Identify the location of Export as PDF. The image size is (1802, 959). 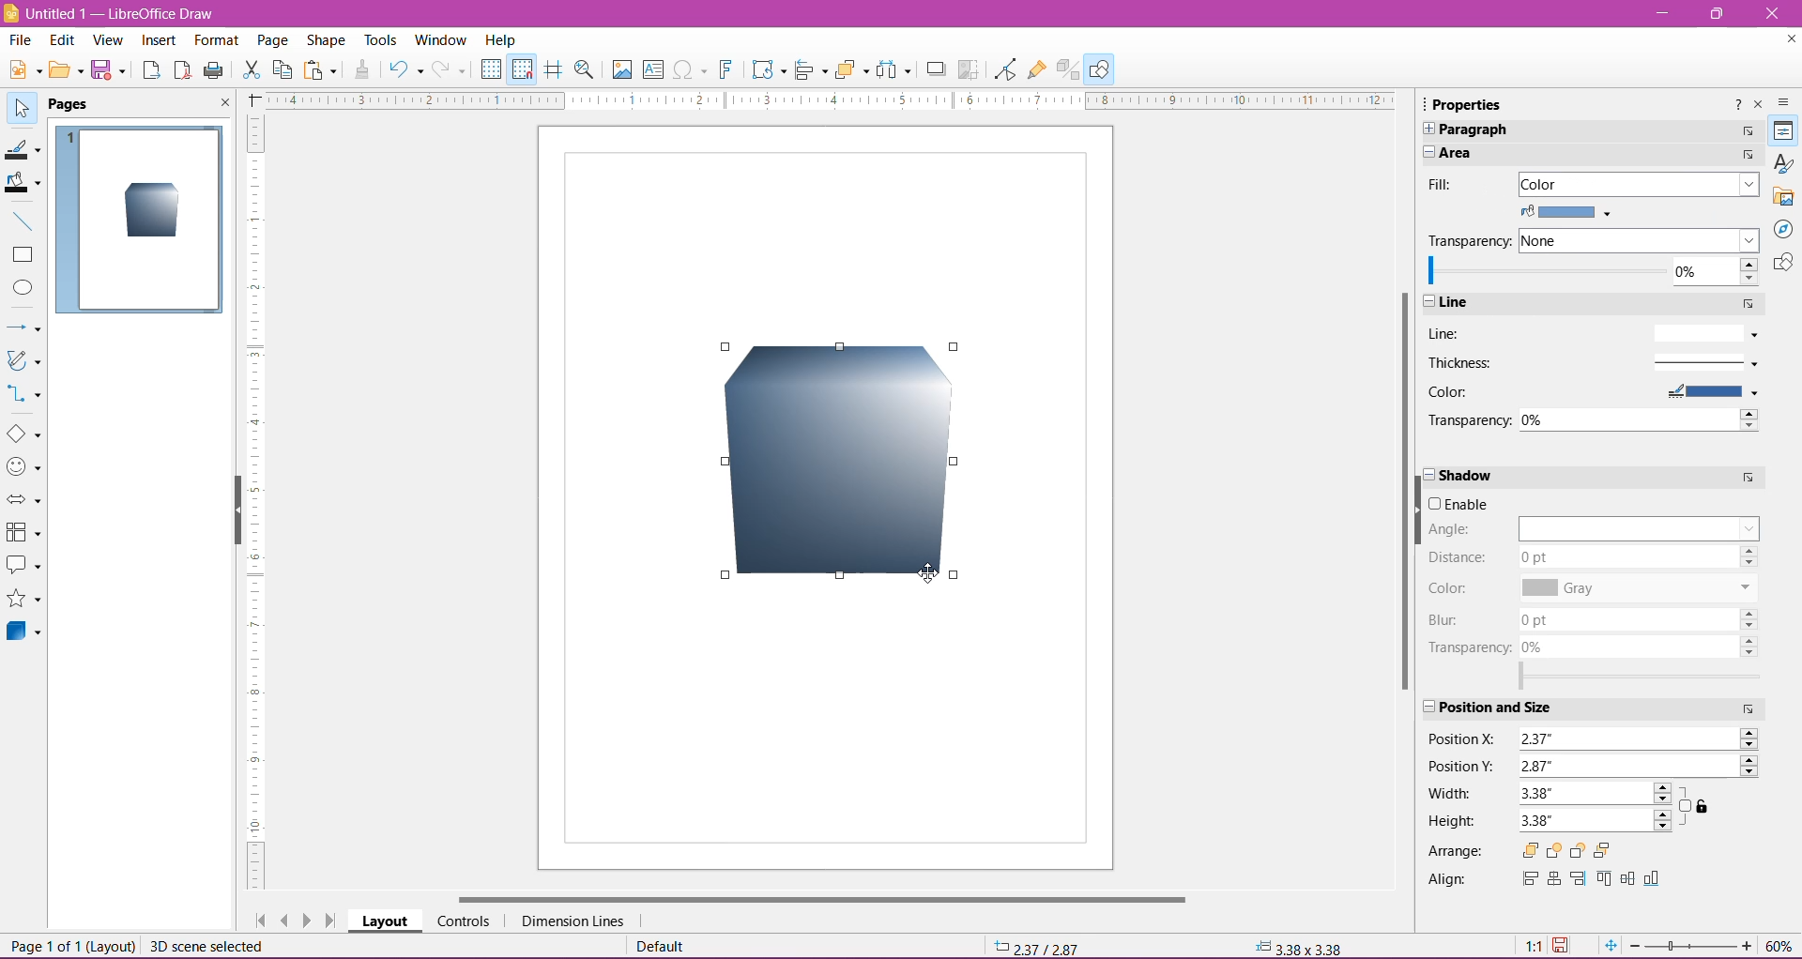
(182, 72).